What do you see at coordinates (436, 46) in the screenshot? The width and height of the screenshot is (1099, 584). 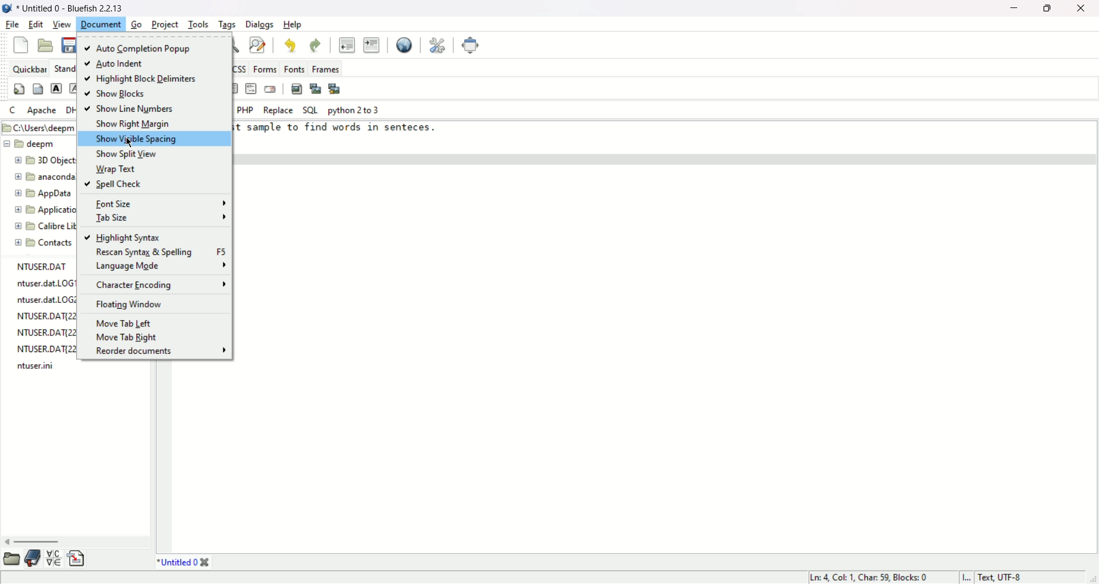 I see `preferences` at bounding box center [436, 46].